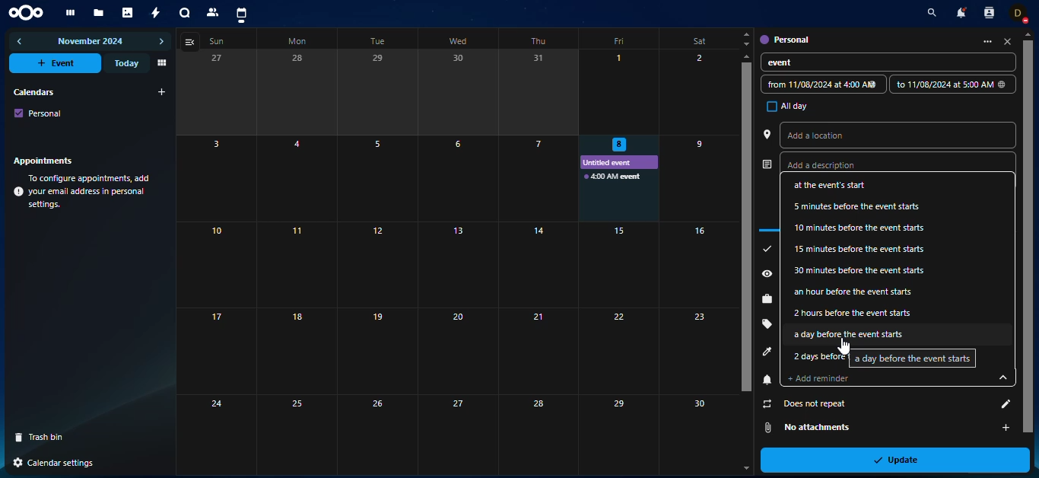 The height and width of the screenshot is (478, 1039). I want to click on photos, so click(129, 13).